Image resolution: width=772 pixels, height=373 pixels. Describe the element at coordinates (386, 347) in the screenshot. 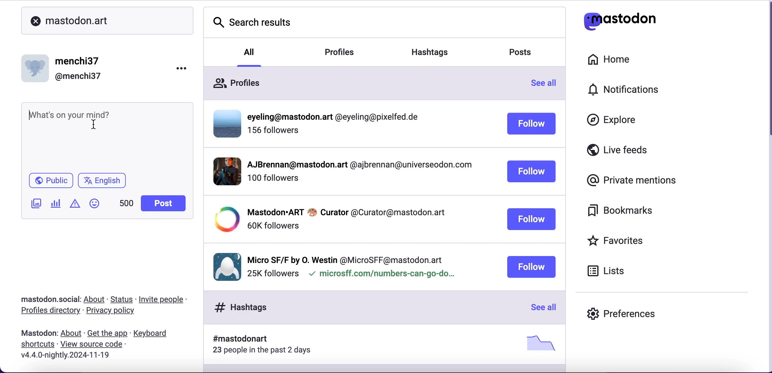

I see `hashtags` at that location.